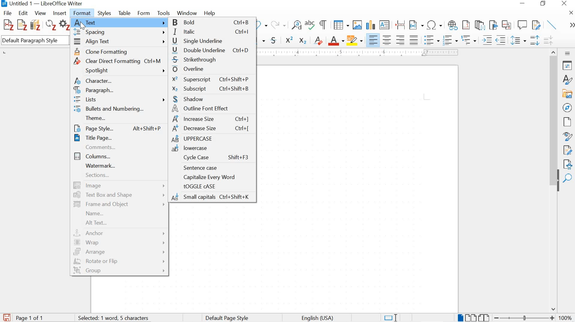 The image size is (575, 322). What do you see at coordinates (534, 41) in the screenshot?
I see `increase paragraph spacing` at bounding box center [534, 41].